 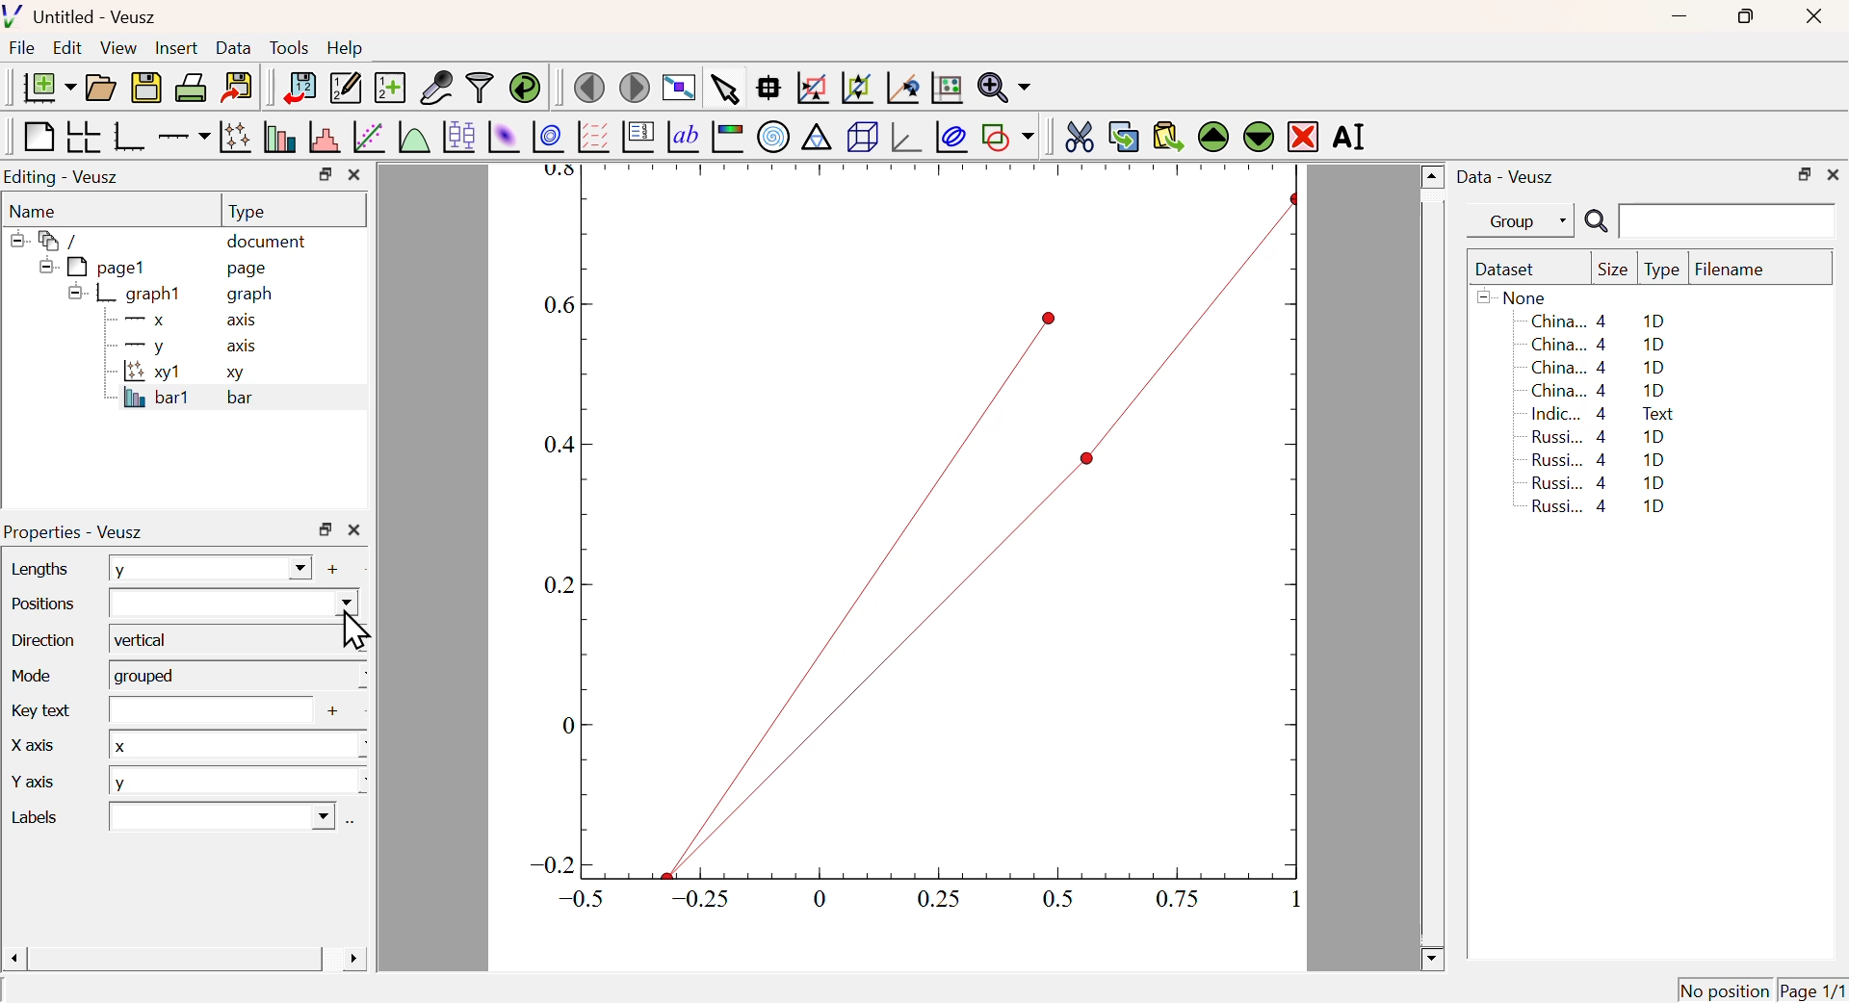 I want to click on Russi... 4 1D, so click(x=1602, y=436).